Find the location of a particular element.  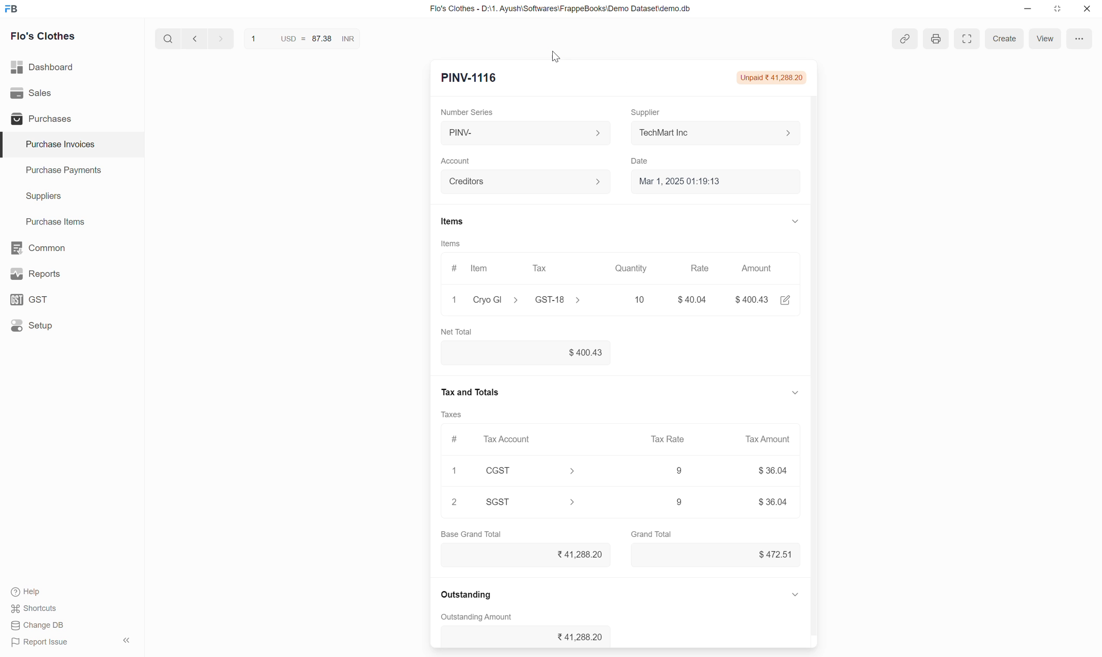

Cryo GI is located at coordinates (496, 298).